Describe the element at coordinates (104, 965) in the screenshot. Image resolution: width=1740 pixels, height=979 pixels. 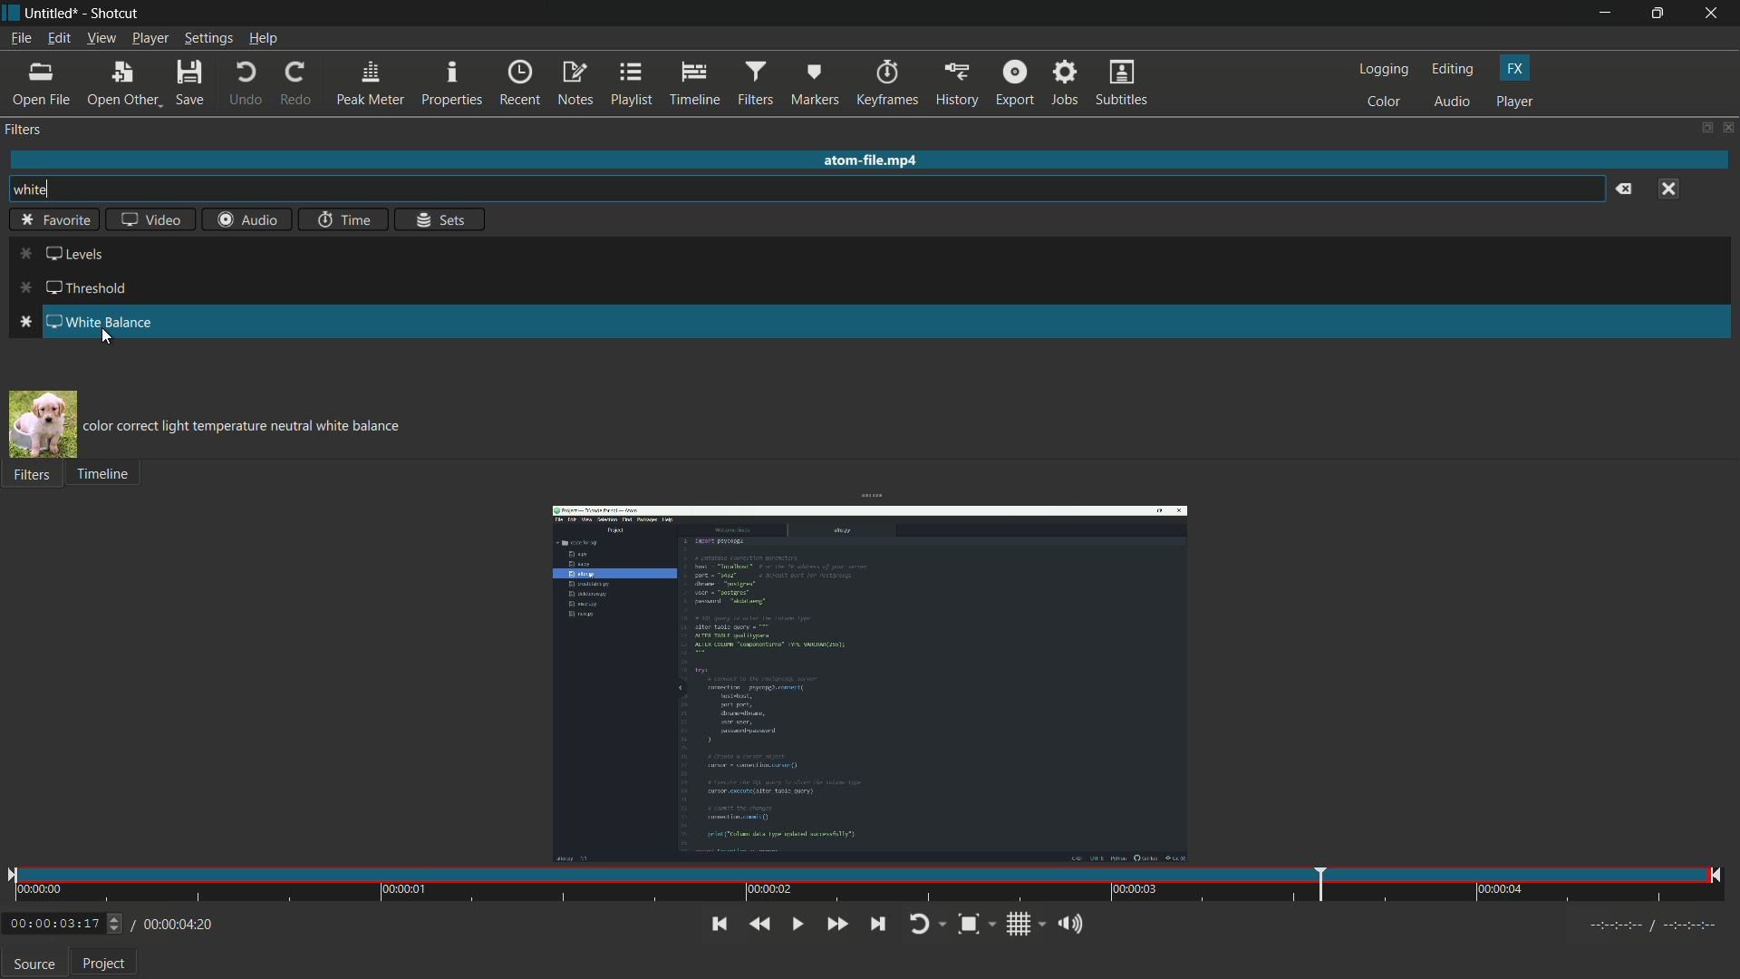
I see `project` at that location.